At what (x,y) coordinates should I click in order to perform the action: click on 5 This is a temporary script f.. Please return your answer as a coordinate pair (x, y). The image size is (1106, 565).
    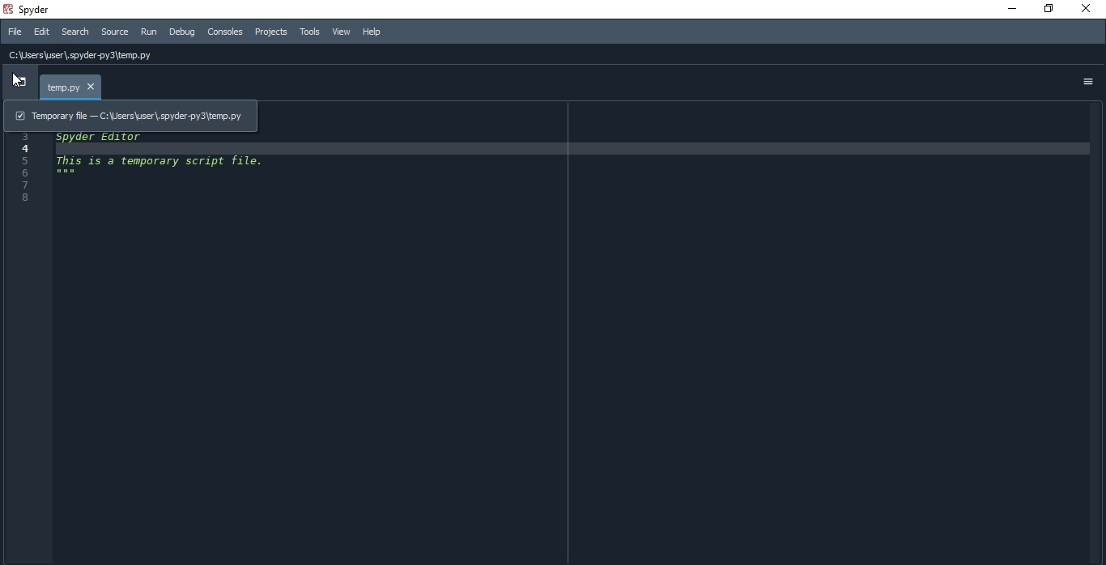
    Looking at the image, I should click on (140, 160).